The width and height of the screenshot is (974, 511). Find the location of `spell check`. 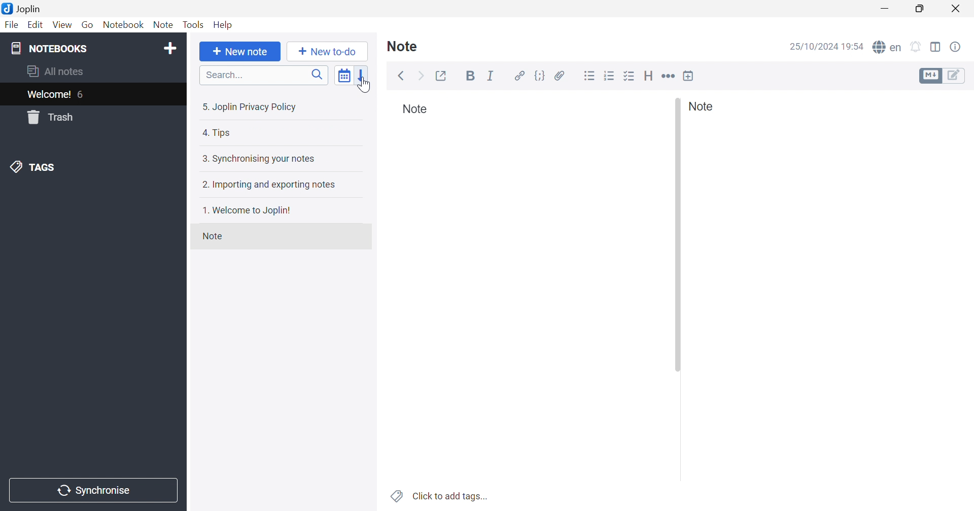

spell check is located at coordinates (888, 47).